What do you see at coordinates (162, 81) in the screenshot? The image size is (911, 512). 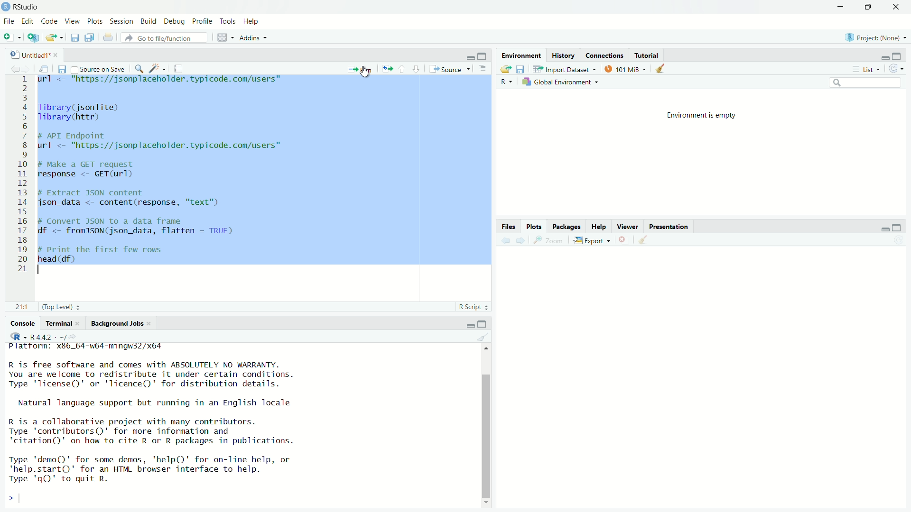 I see `url <- "https://jsonplaceholder.typicode.com/users` at bounding box center [162, 81].